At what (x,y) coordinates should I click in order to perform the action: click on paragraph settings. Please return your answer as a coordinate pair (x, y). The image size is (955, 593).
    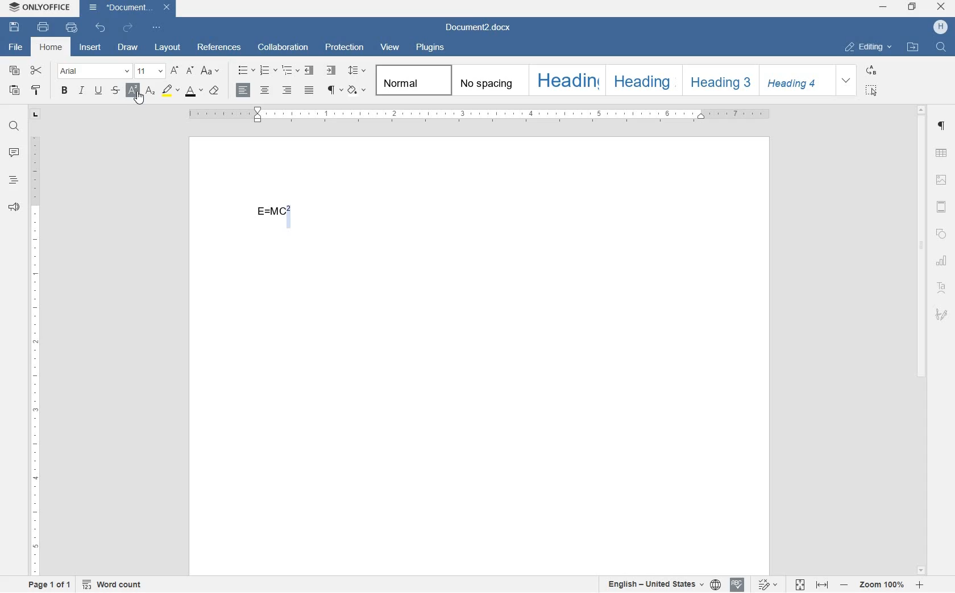
    Looking at the image, I should click on (943, 127).